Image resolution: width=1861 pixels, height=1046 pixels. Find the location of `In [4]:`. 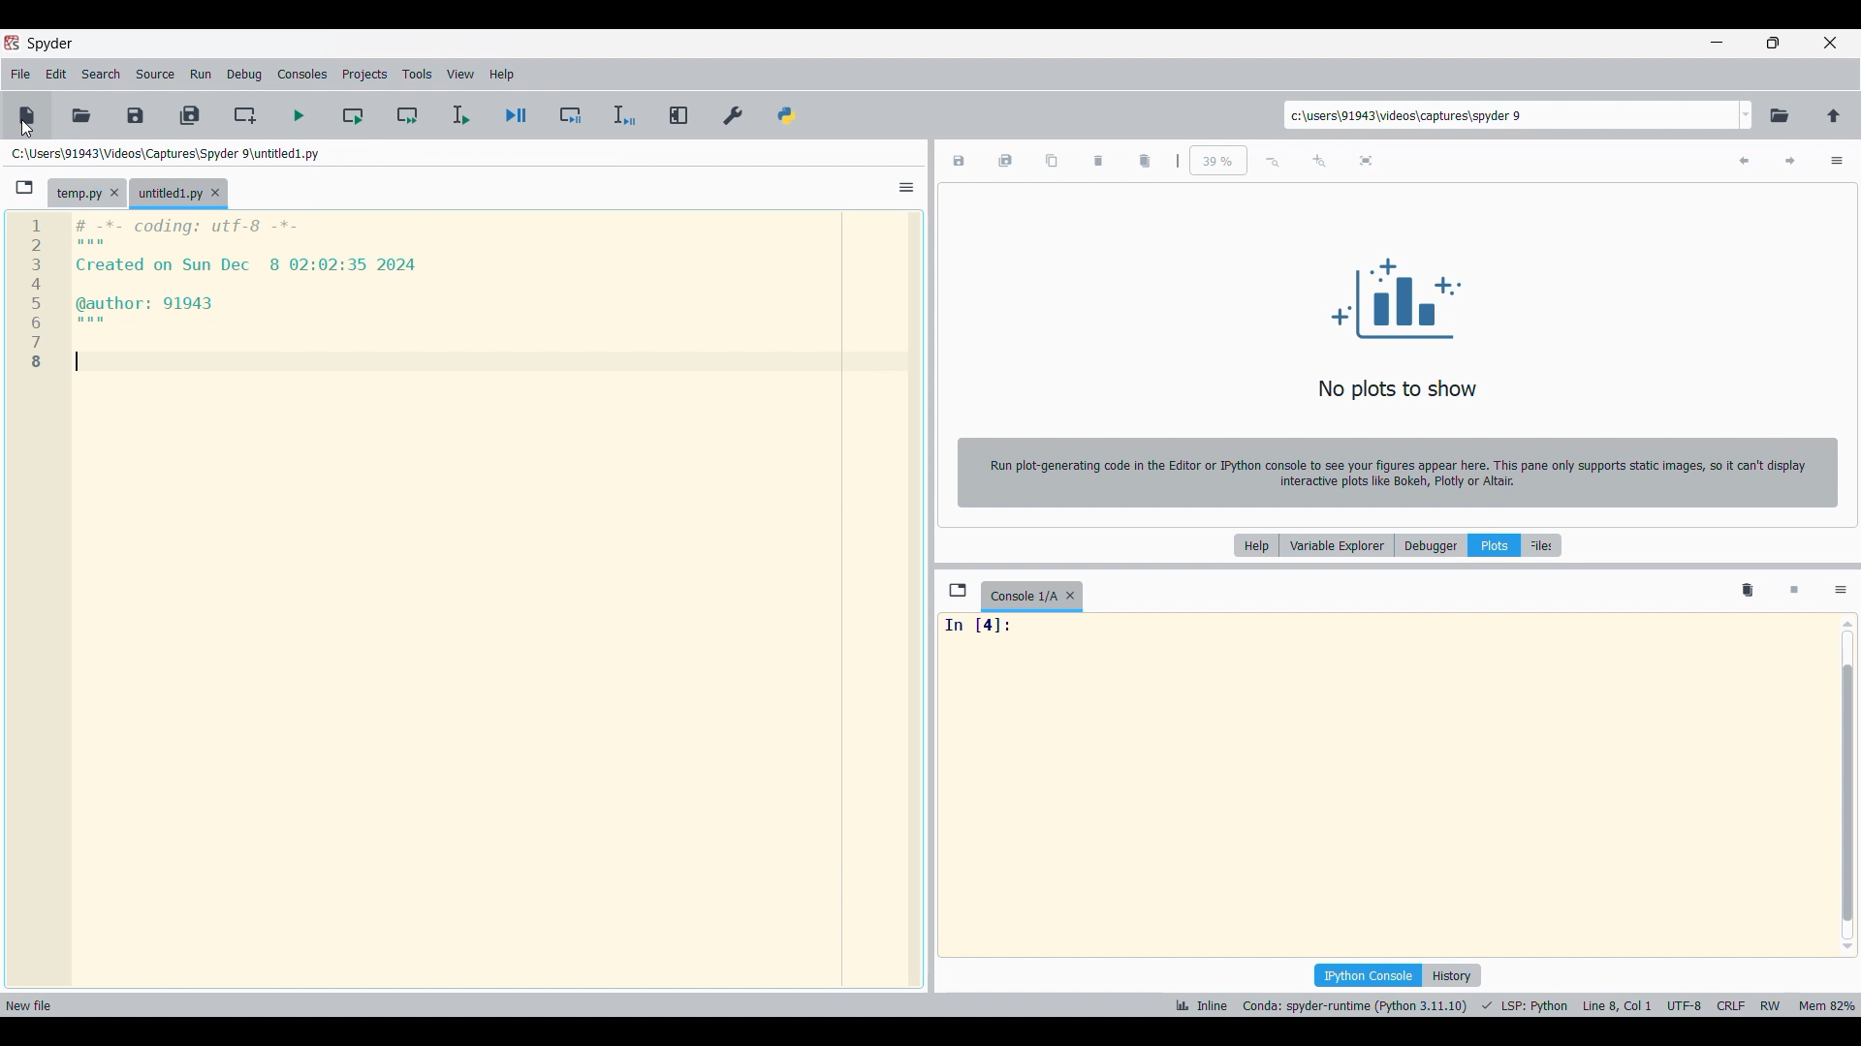

In [4]: is located at coordinates (1381, 631).